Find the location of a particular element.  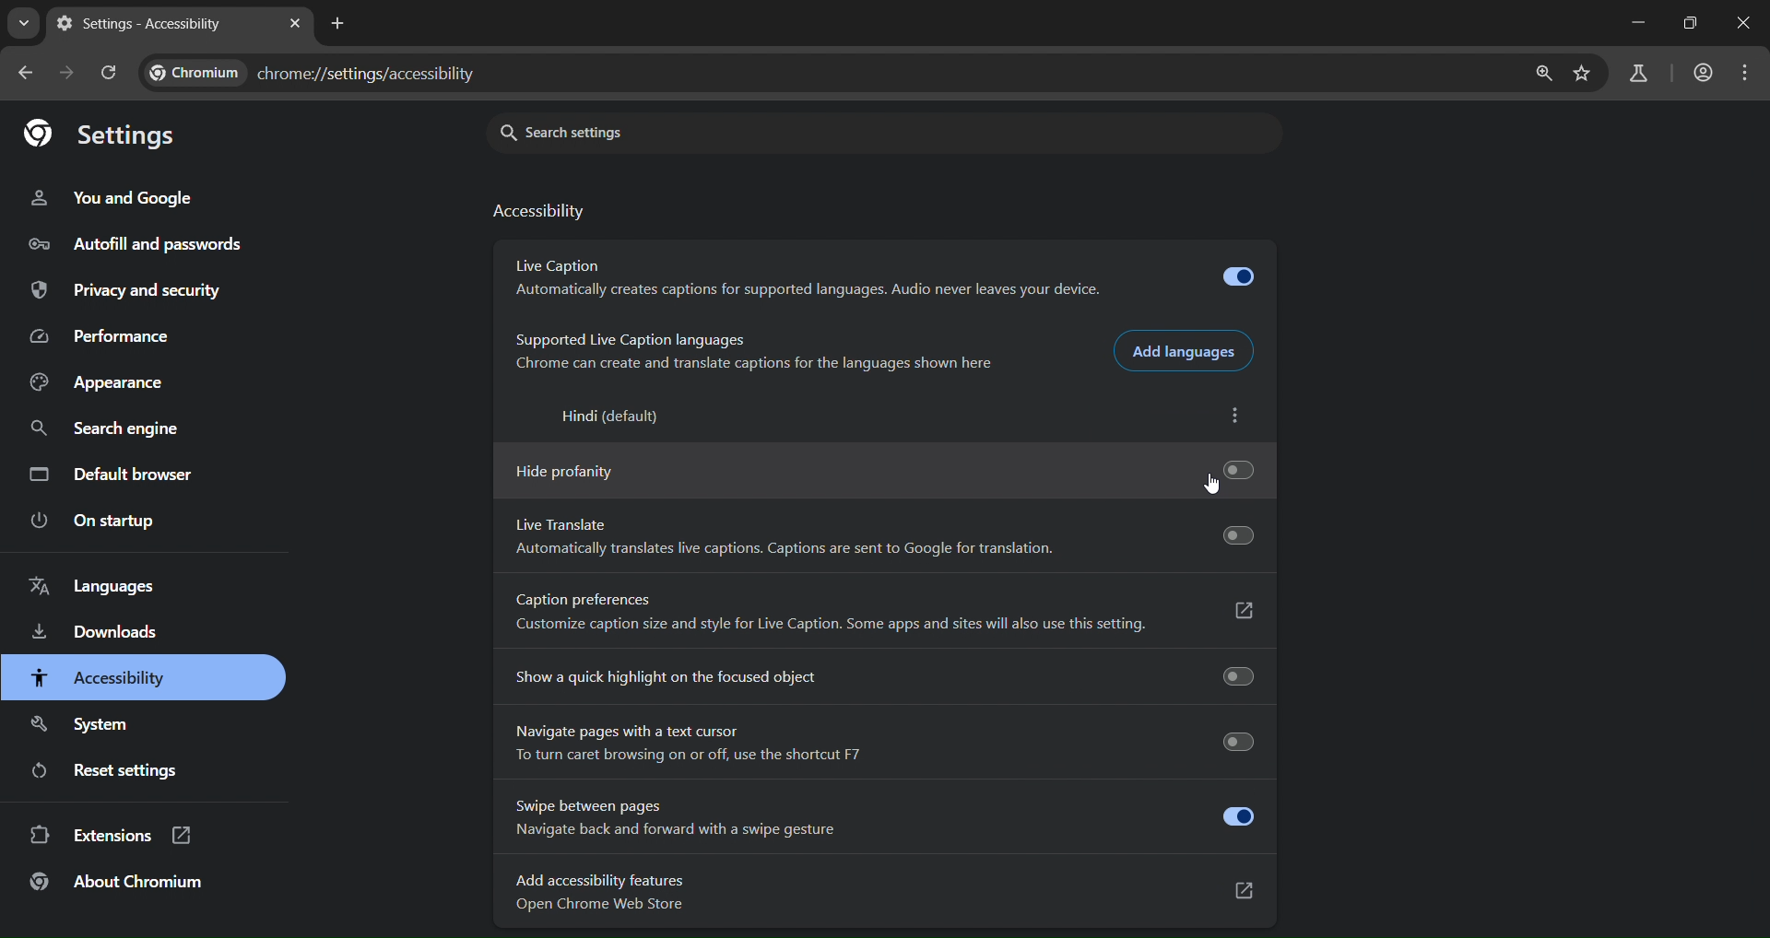

Hindi (default) is located at coordinates (602, 416).